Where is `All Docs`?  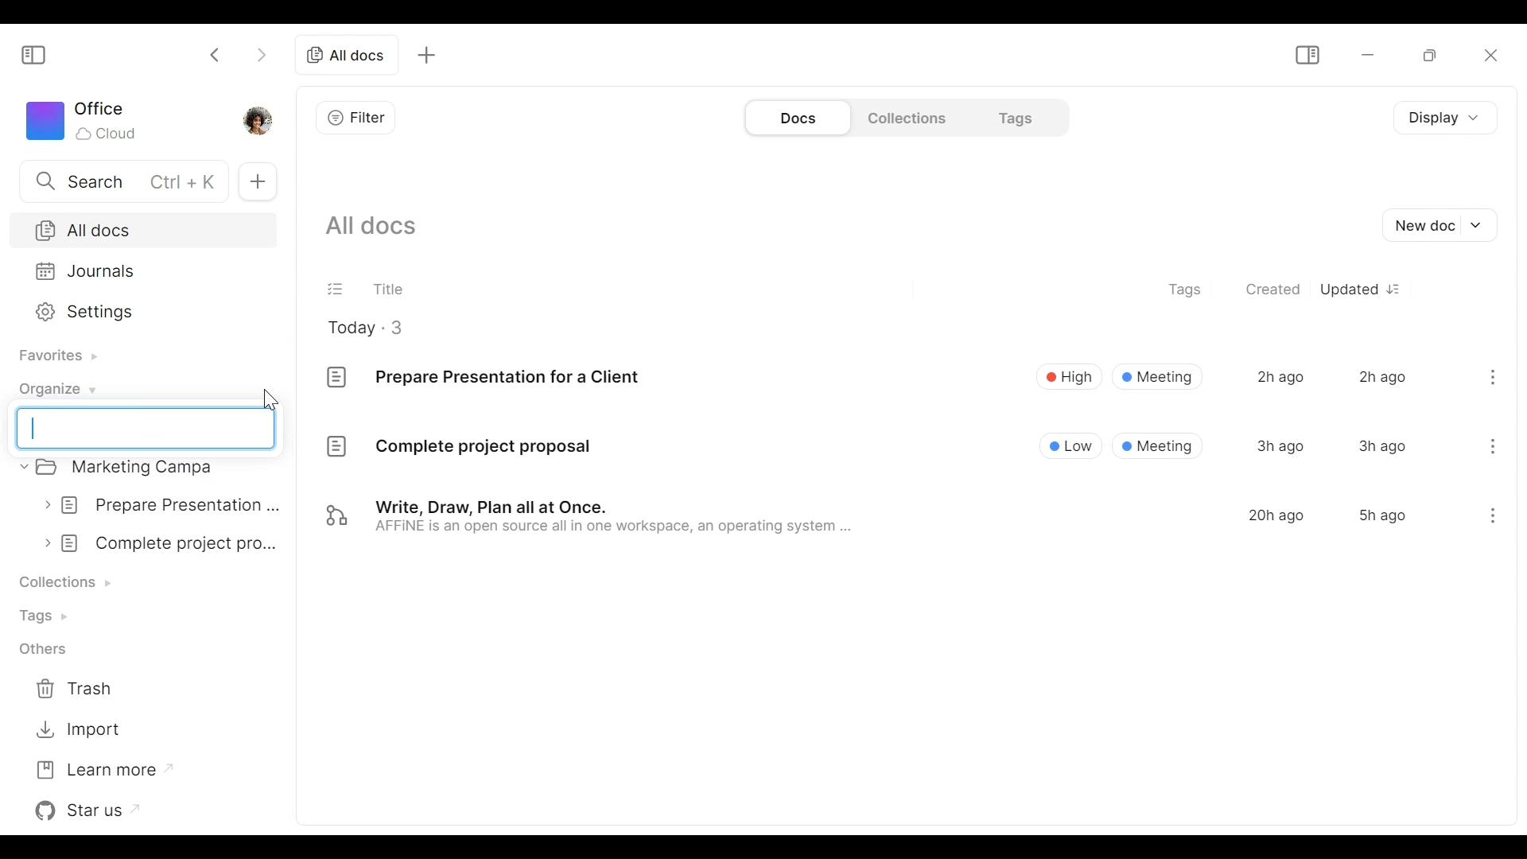
All Docs is located at coordinates (141, 230).